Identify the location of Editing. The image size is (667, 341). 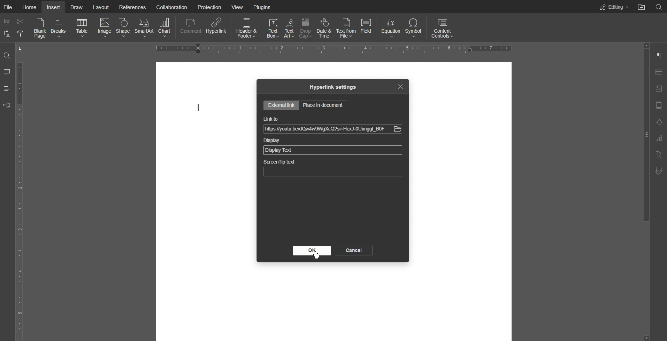
(613, 7).